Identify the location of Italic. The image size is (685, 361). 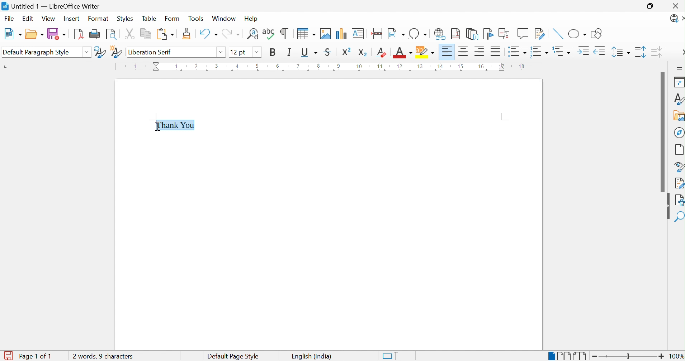
(291, 52).